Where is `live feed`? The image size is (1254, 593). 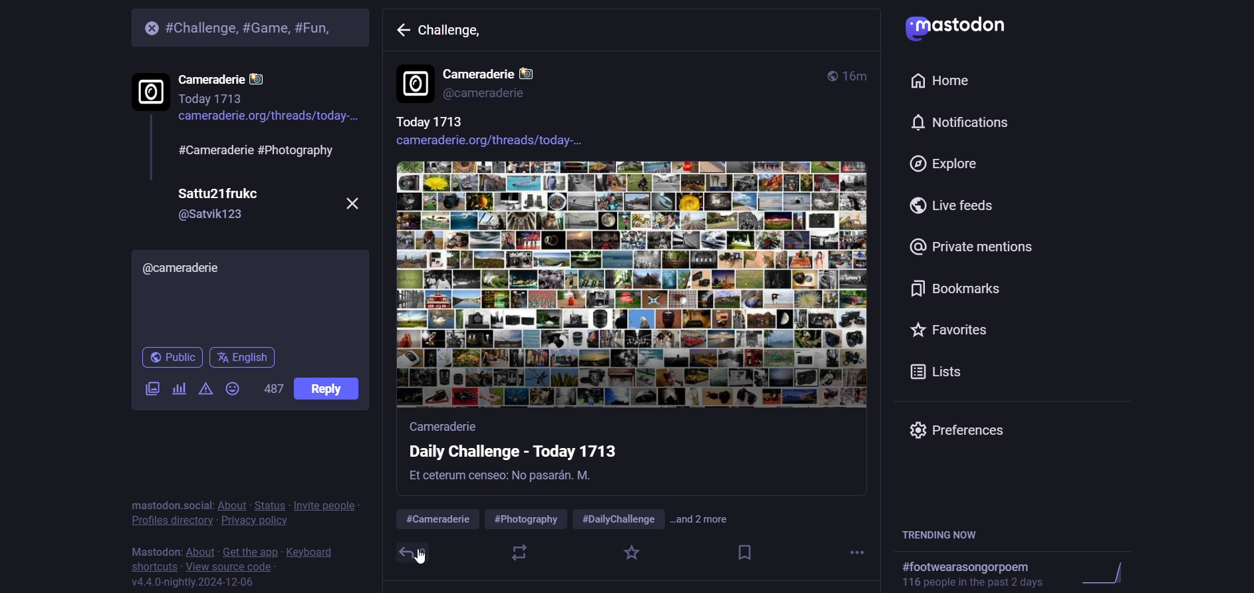 live feed is located at coordinates (956, 206).